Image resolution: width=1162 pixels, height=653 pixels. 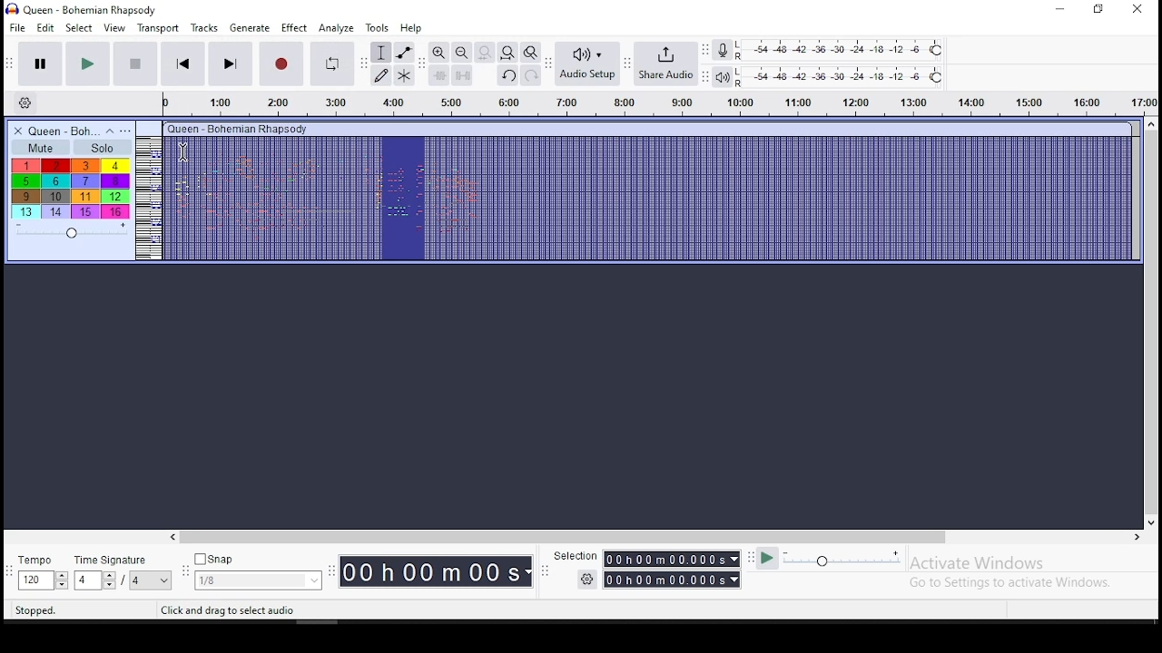 What do you see at coordinates (438, 76) in the screenshot?
I see `trim audio outside selection` at bounding box center [438, 76].